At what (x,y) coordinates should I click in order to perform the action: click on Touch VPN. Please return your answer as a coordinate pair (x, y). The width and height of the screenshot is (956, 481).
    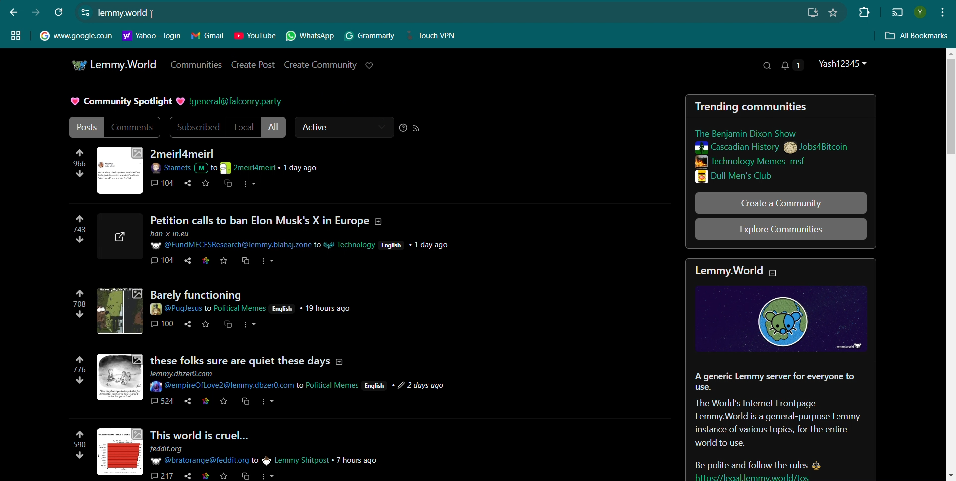
    Looking at the image, I should click on (435, 36).